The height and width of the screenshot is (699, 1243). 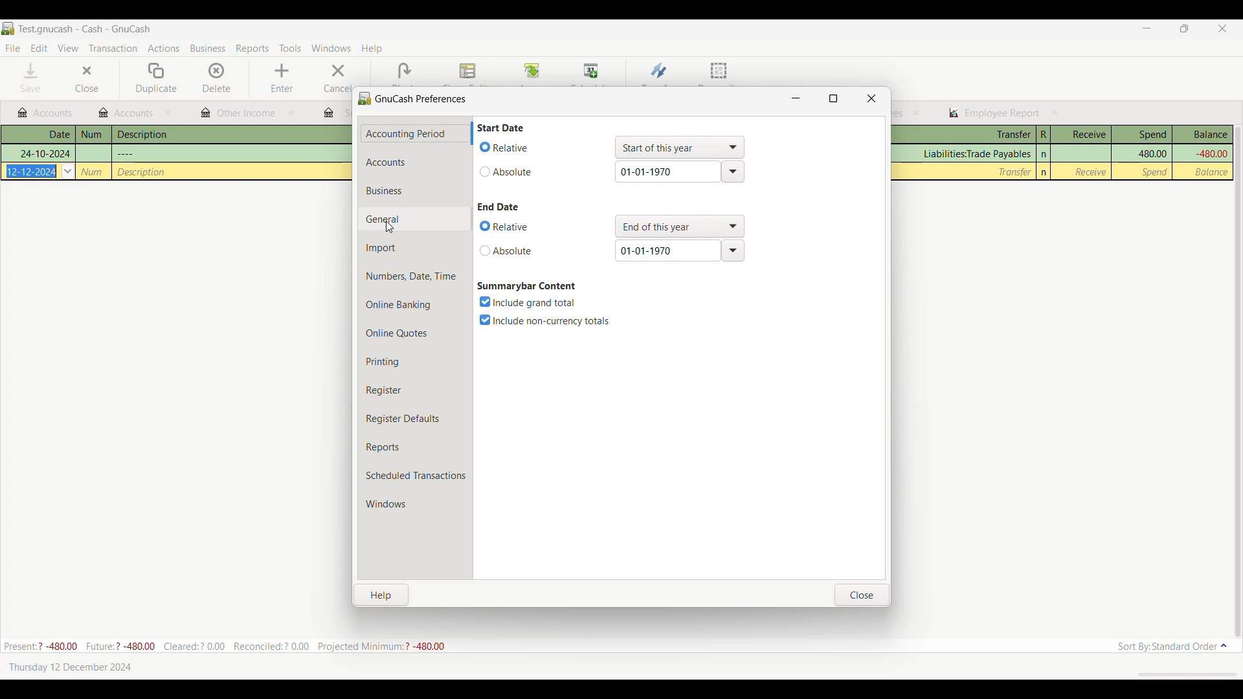 I want to click on Toggle options under current section, so click(x=546, y=320).